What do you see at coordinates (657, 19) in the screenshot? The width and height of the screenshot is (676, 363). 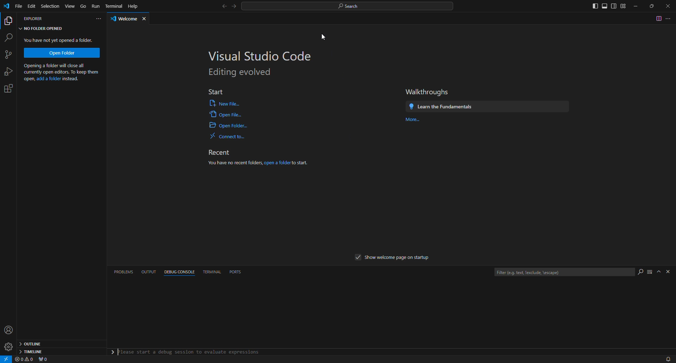 I see `toggle switch page` at bounding box center [657, 19].